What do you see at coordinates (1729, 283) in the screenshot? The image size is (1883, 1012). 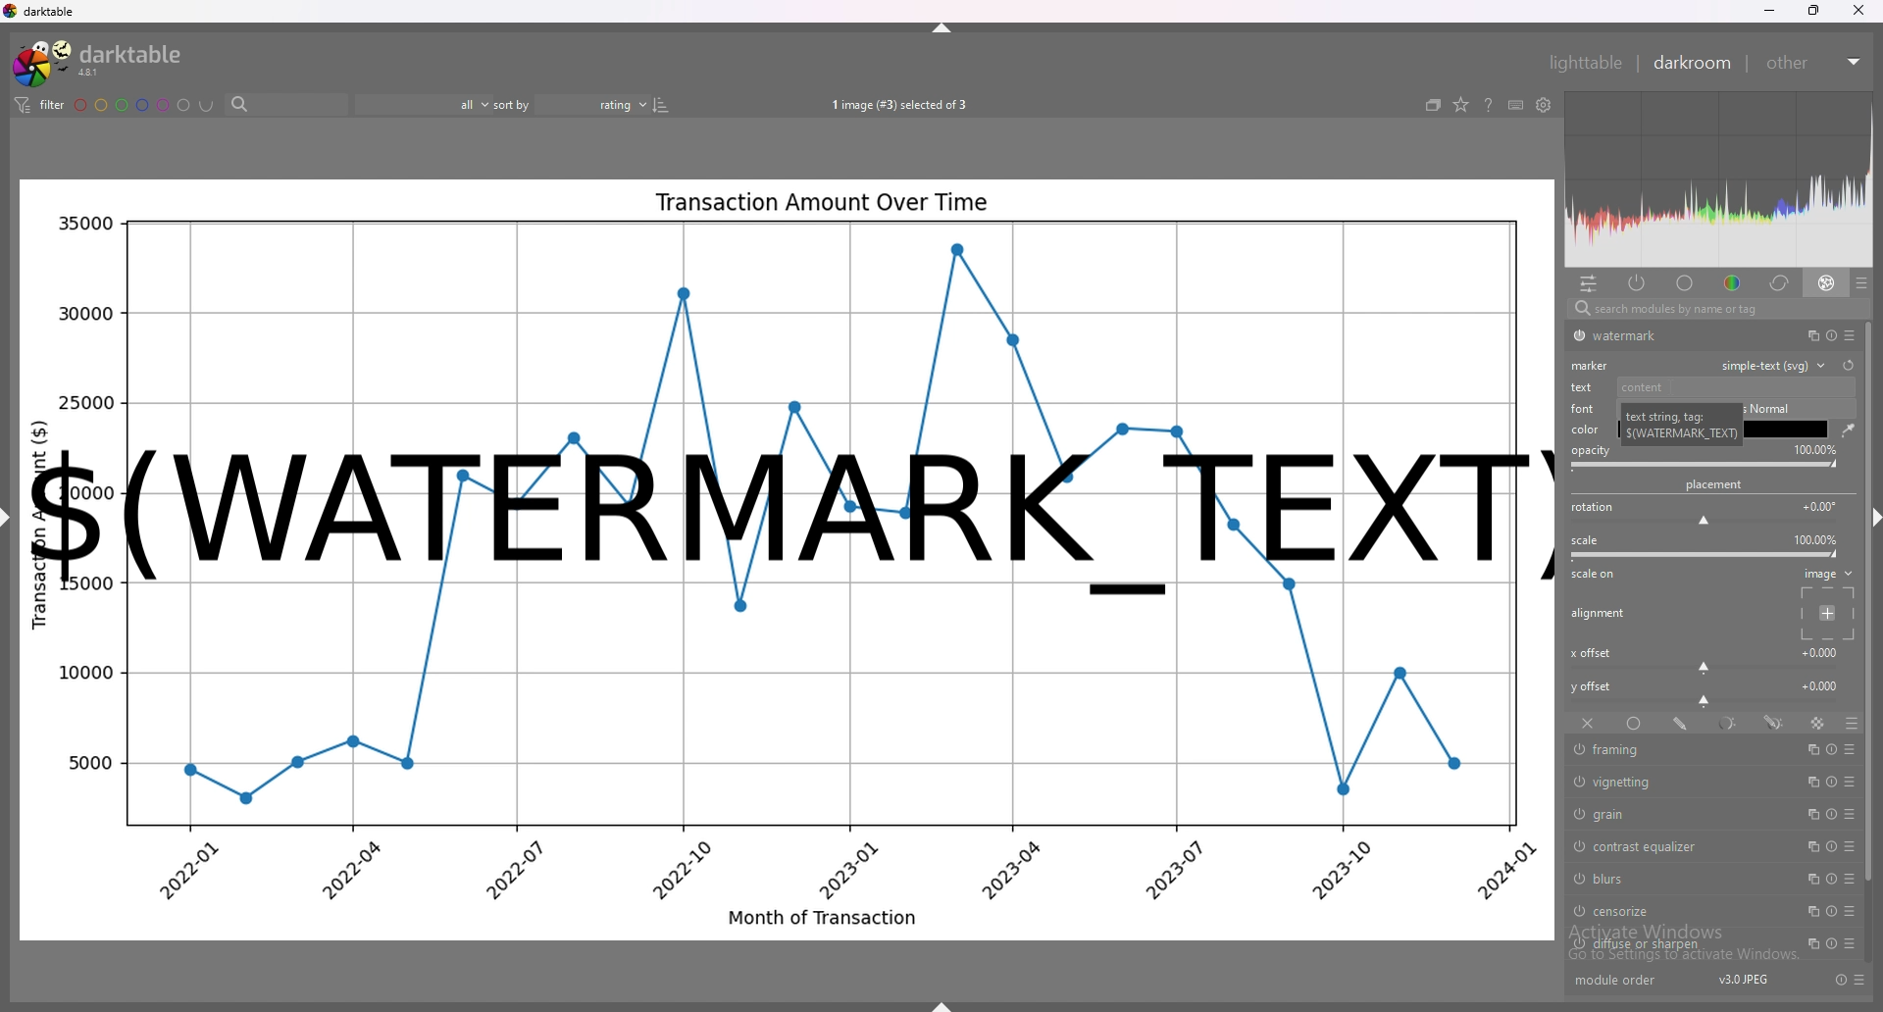 I see `color` at bounding box center [1729, 283].